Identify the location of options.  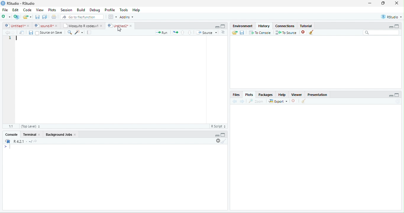
(223, 32).